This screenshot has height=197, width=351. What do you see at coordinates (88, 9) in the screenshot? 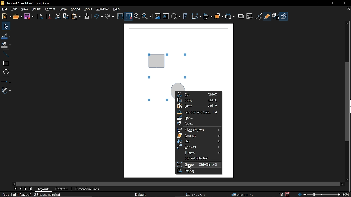
I see `Tools` at bounding box center [88, 9].